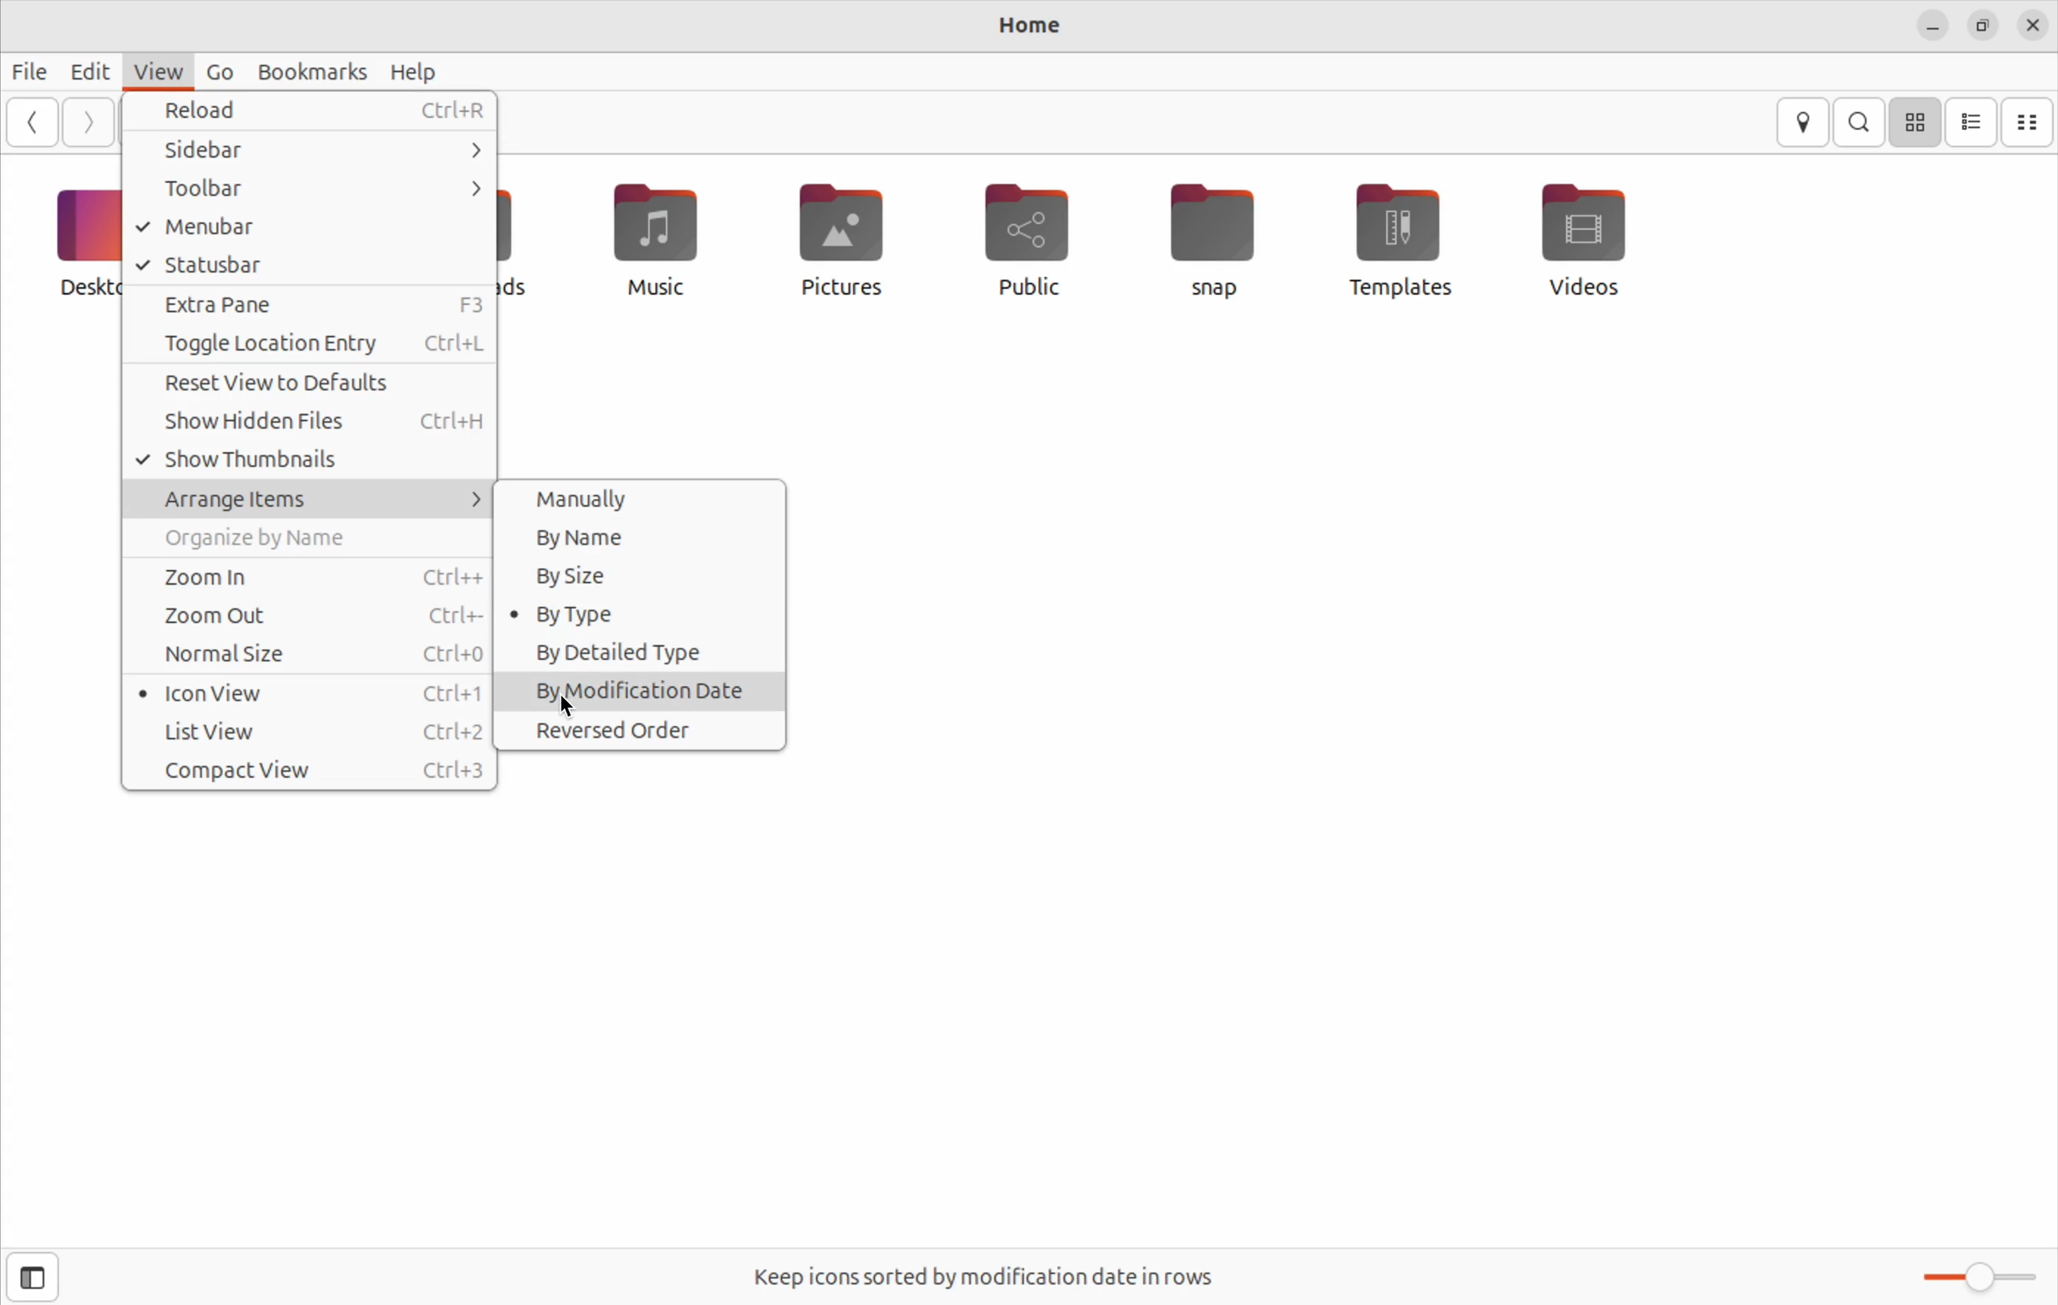 The width and height of the screenshot is (2058, 1305). Describe the element at coordinates (638, 615) in the screenshot. I see `By type` at that location.